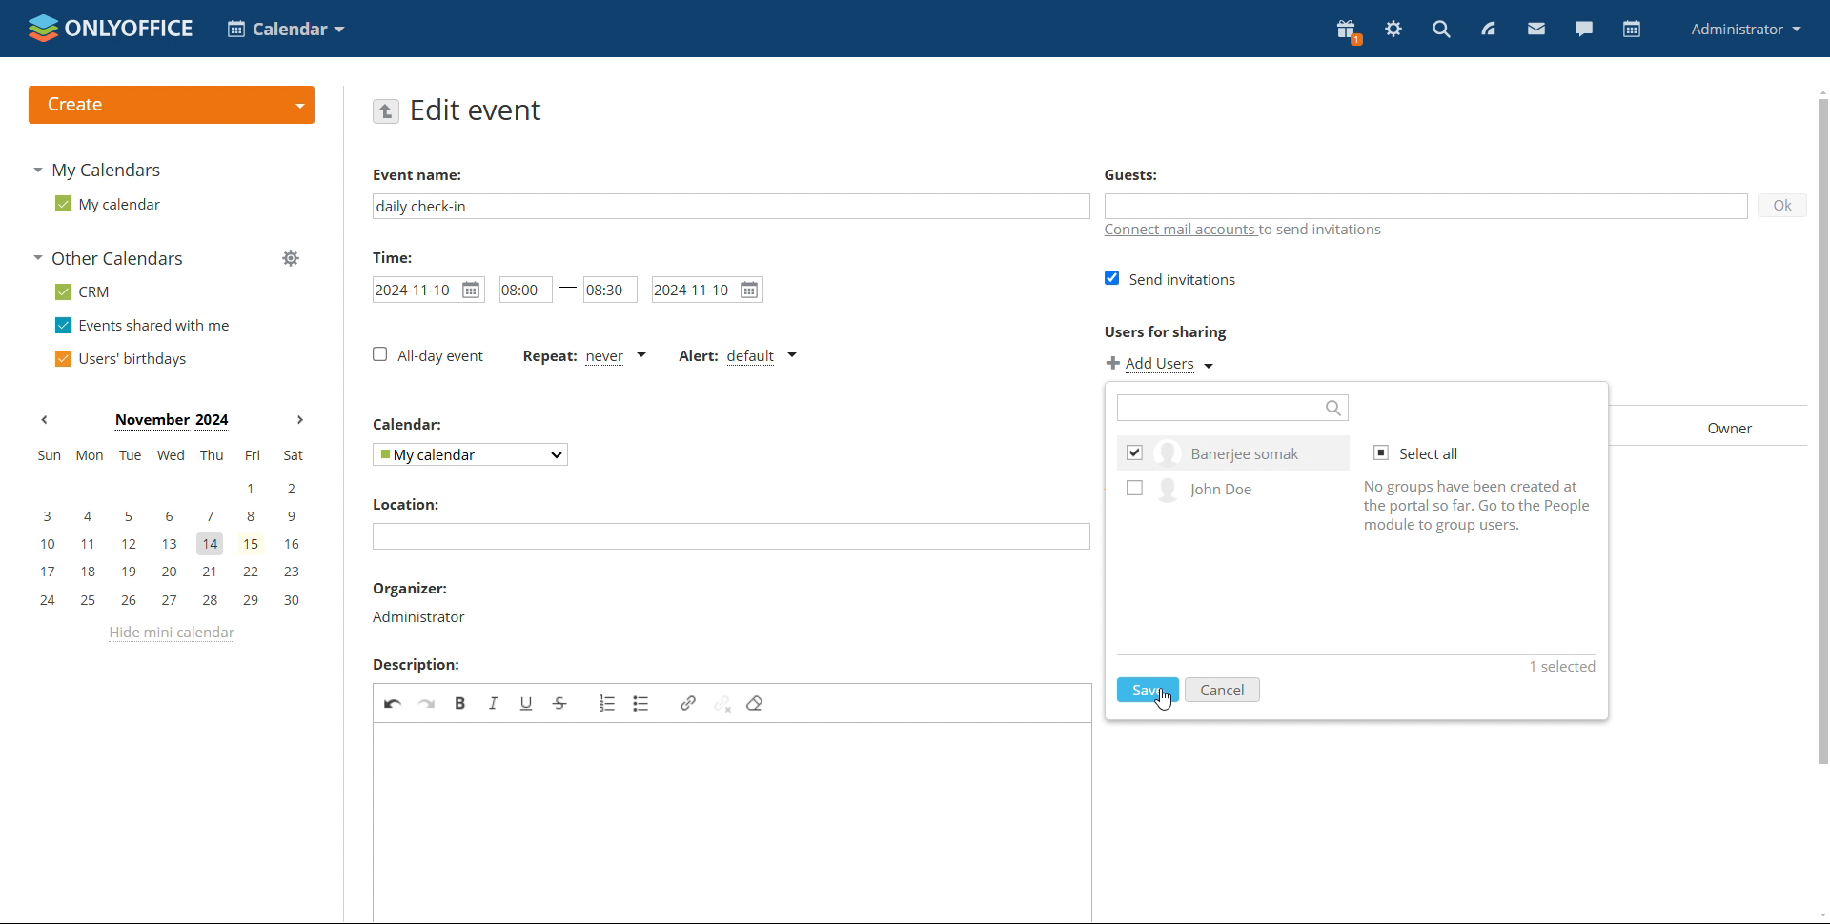 The height and width of the screenshot is (924, 1830). What do you see at coordinates (1583, 29) in the screenshot?
I see `chat` at bounding box center [1583, 29].